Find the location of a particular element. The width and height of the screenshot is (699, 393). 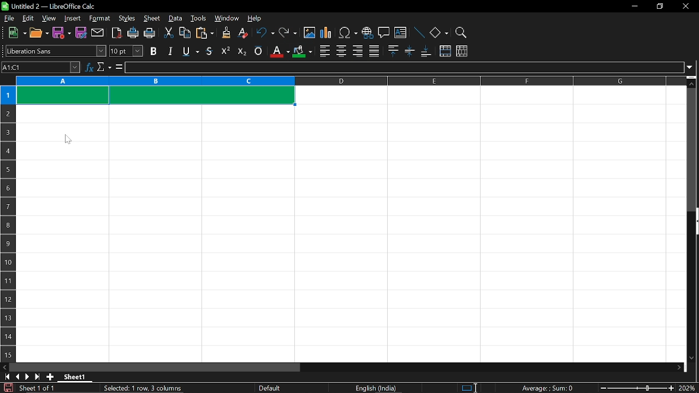

unmerge cells is located at coordinates (462, 52).